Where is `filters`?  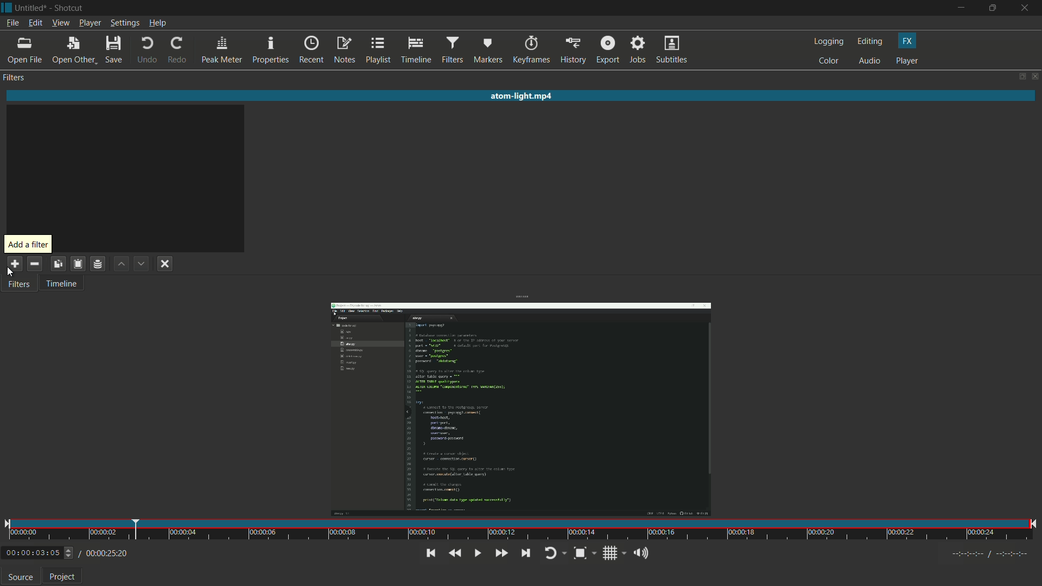
filters is located at coordinates (21, 285).